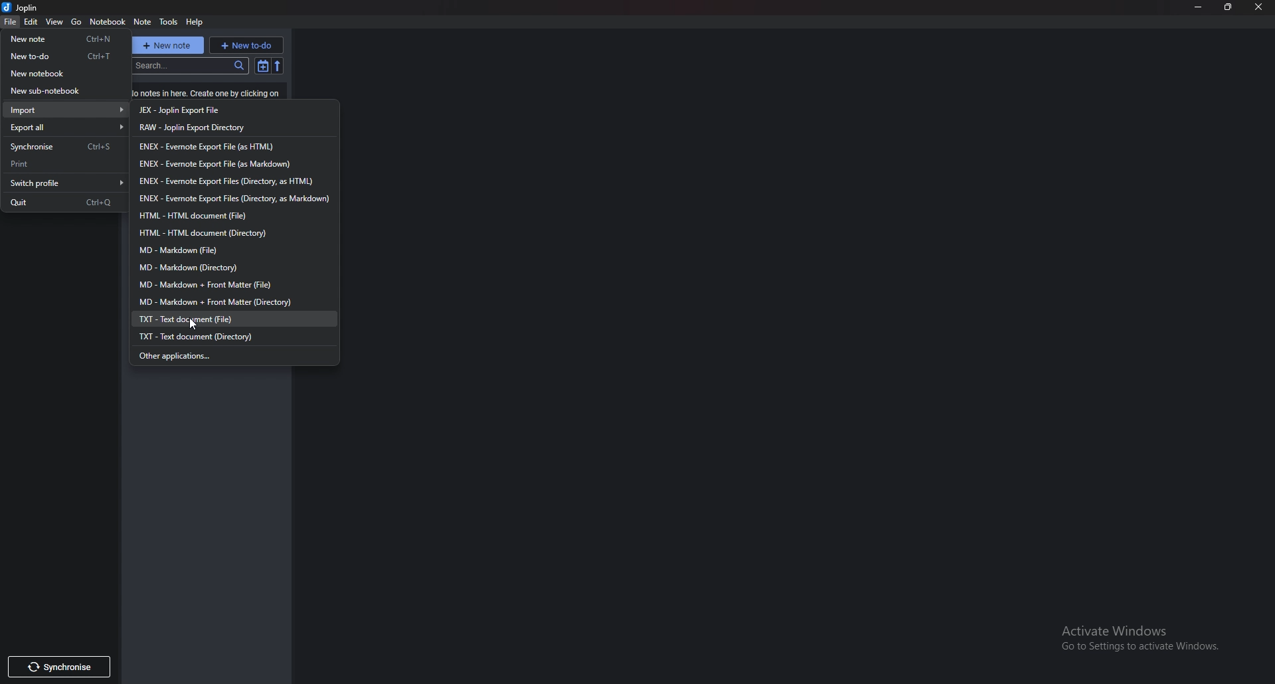 Image resolution: width=1275 pixels, height=684 pixels. Describe the element at coordinates (193, 320) in the screenshot. I see `Cursor` at that location.